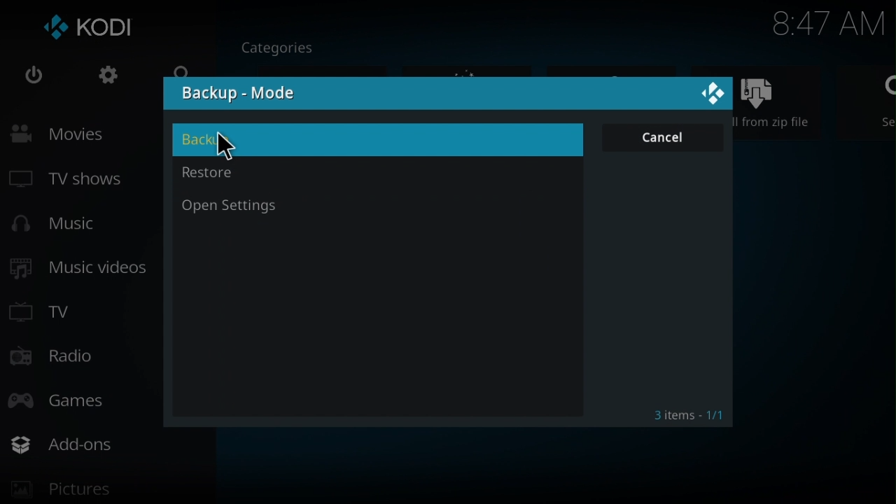 This screenshot has width=896, height=504. I want to click on cursor, so click(226, 147).